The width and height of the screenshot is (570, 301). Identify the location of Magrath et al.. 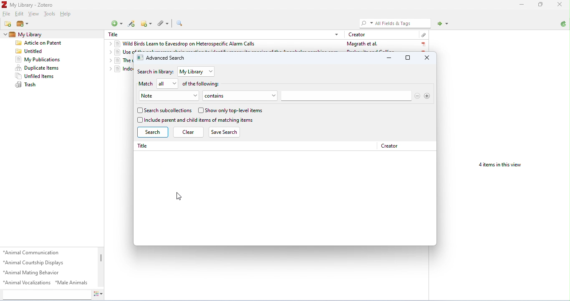
(362, 44).